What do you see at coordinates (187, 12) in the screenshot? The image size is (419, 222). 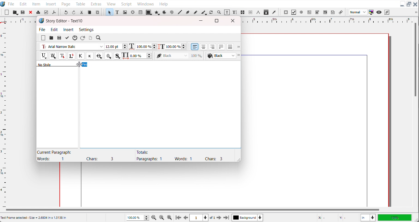 I see `Bezier curve` at bounding box center [187, 12].